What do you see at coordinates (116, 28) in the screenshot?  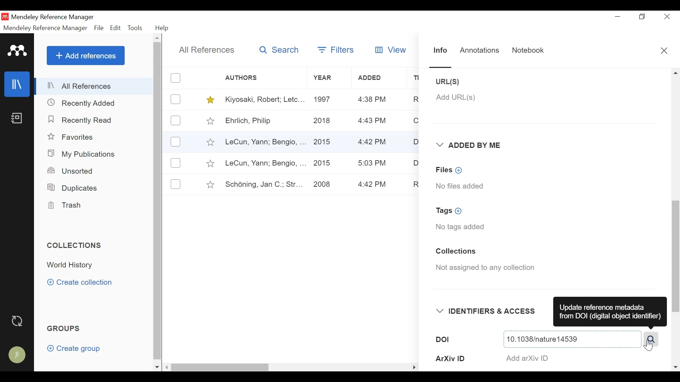 I see `Edit` at bounding box center [116, 28].